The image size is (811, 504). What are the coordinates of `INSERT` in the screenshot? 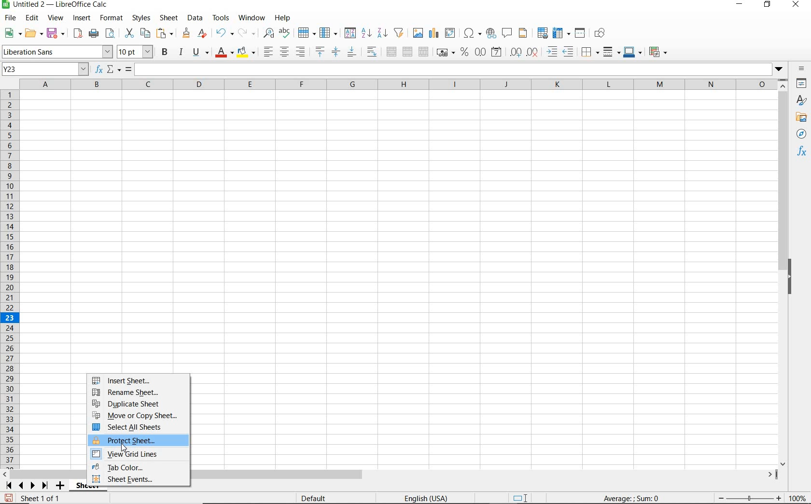 It's located at (82, 18).